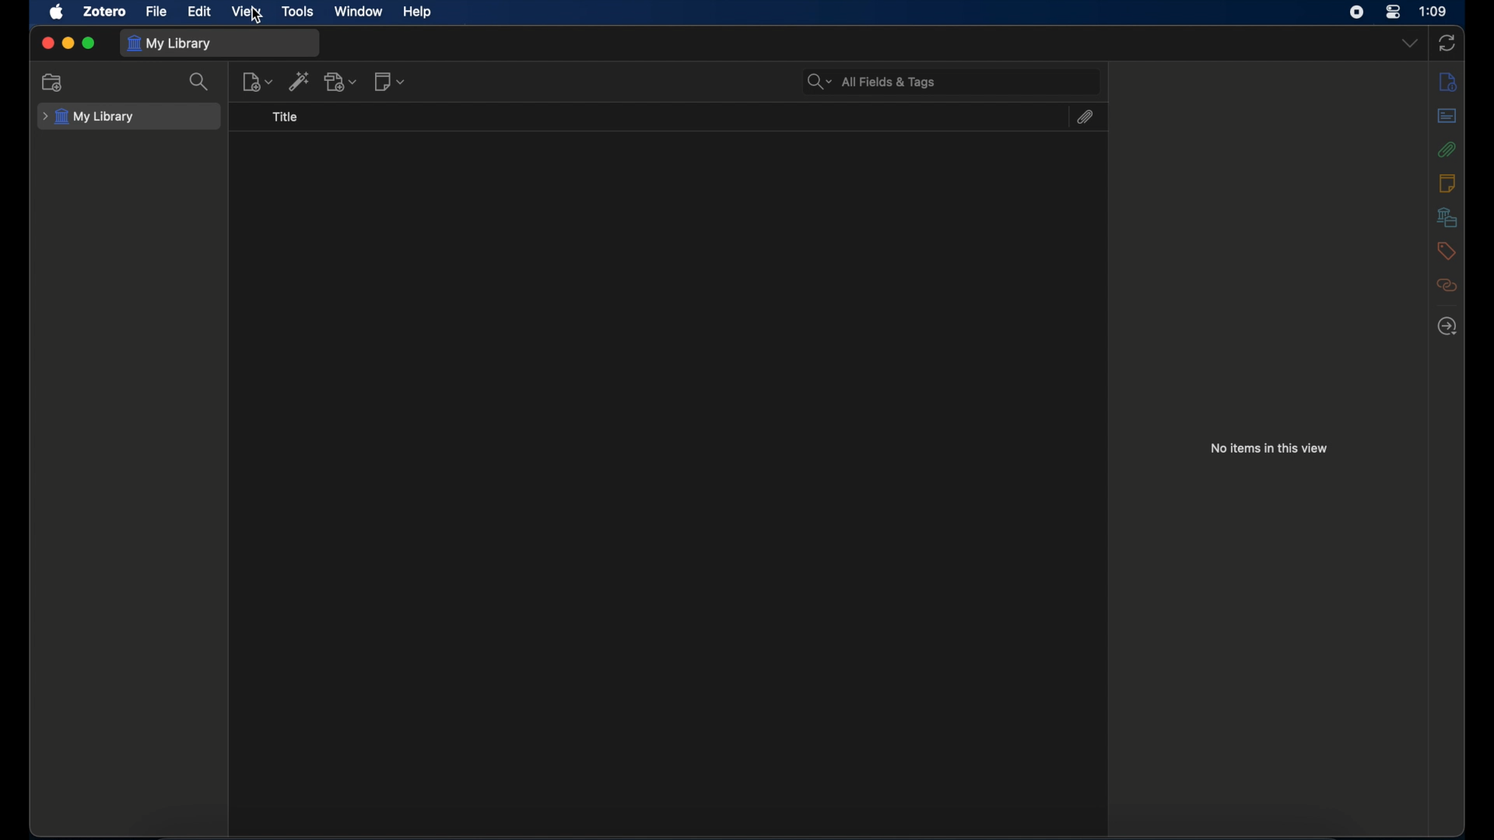 Image resolution: width=1494 pixels, height=840 pixels. What do you see at coordinates (258, 16) in the screenshot?
I see `cursor` at bounding box center [258, 16].